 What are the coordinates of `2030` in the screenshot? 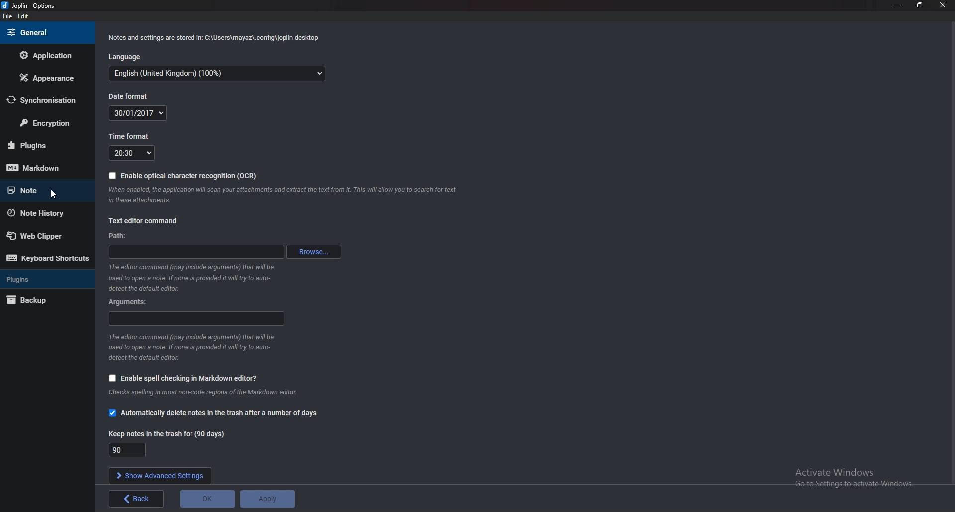 It's located at (132, 154).